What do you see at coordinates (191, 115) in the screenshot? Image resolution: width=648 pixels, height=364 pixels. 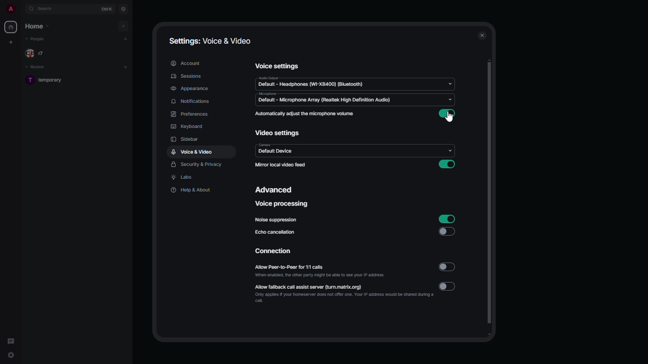 I see `preferences` at bounding box center [191, 115].